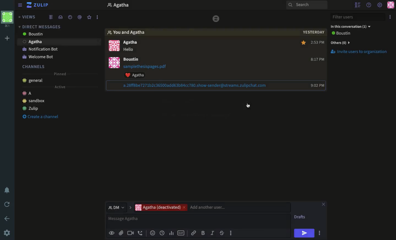 The width and height of the screenshot is (396, 240). I want to click on Hide users list, so click(357, 4).